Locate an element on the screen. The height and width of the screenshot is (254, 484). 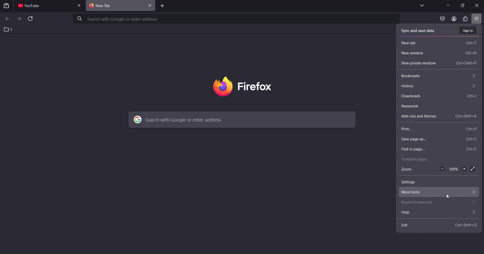
Ctrl+N is located at coordinates (471, 54).